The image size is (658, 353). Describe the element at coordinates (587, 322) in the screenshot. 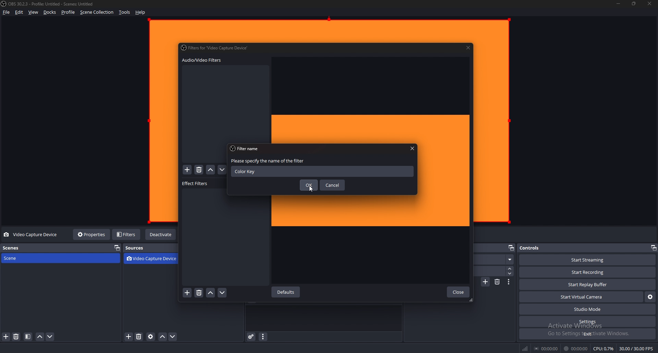

I see `settings` at that location.